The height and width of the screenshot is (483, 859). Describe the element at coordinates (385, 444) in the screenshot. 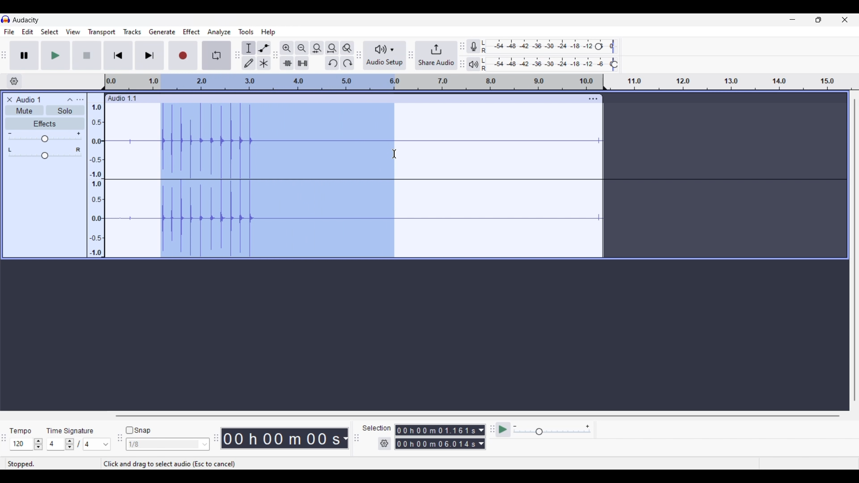

I see `Selection settings` at that location.